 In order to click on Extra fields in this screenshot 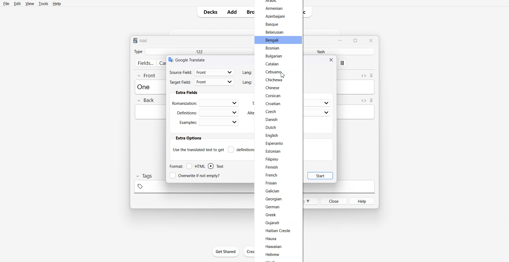, I will do `click(187, 93)`.